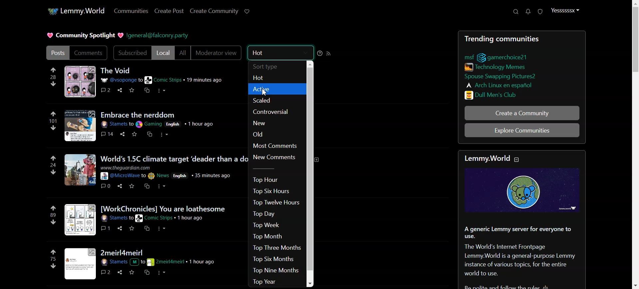 The image size is (639, 289). What do you see at coordinates (277, 77) in the screenshot?
I see `Hot` at bounding box center [277, 77].